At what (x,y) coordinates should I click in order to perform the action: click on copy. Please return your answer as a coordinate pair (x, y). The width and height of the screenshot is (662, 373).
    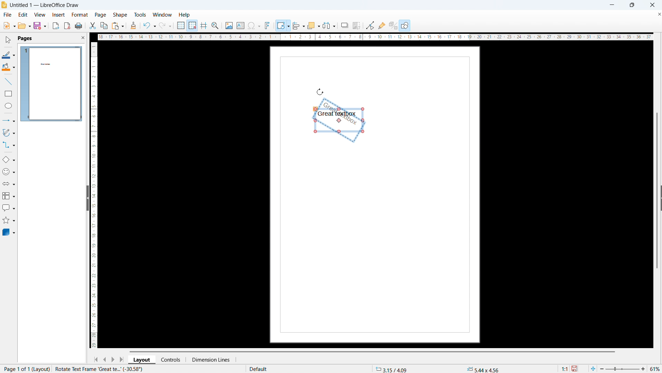
    Looking at the image, I should click on (104, 25).